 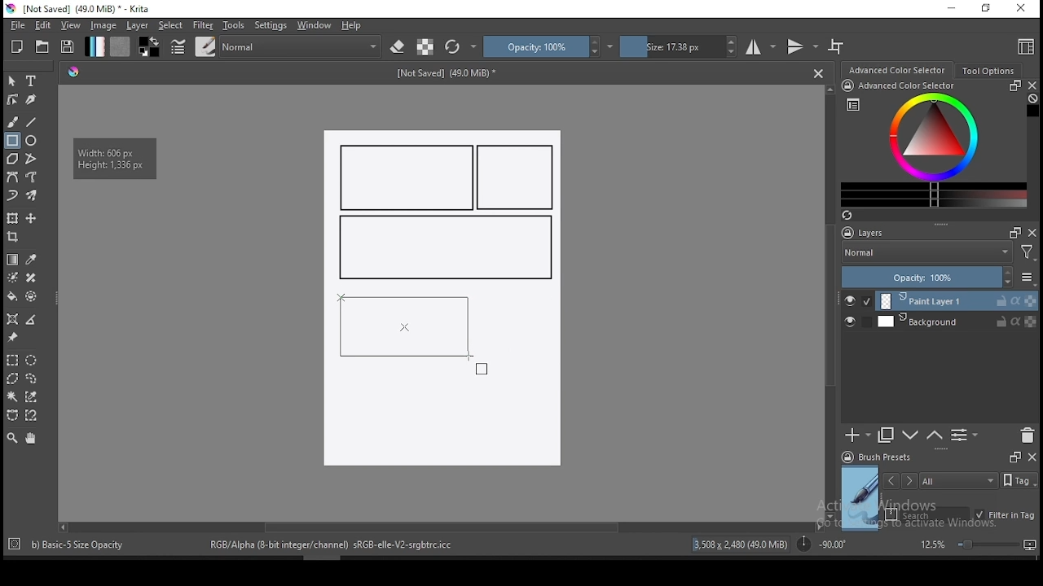 I want to click on windows, so click(x=315, y=25).